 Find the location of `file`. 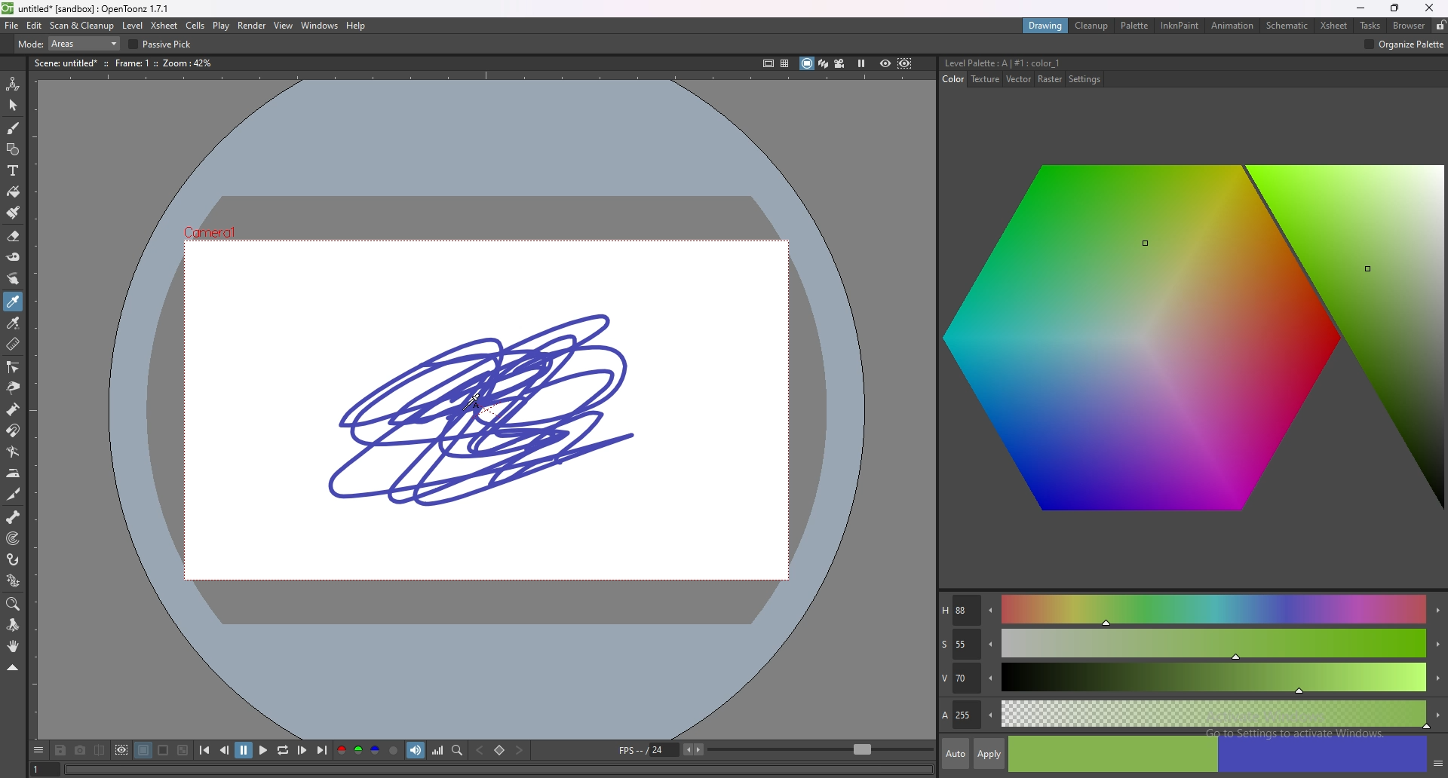

file is located at coordinates (13, 26).